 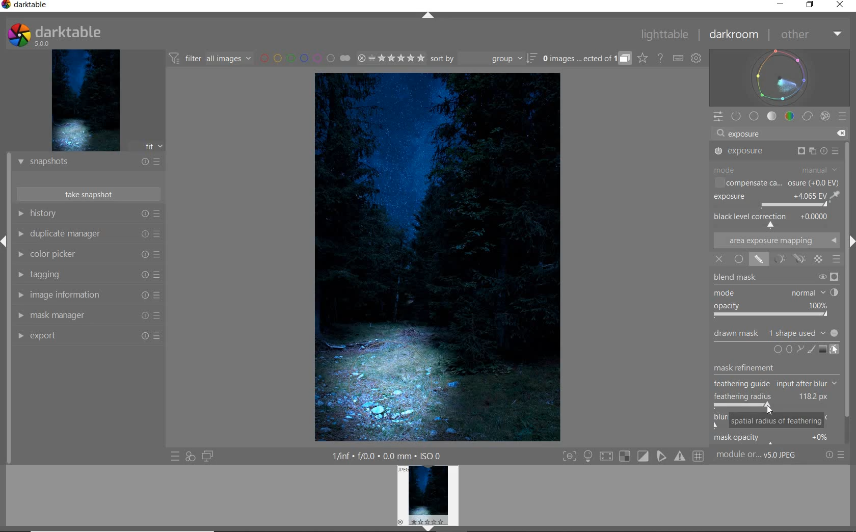 I want to click on CIRCLE ADDED, so click(x=389, y=386).